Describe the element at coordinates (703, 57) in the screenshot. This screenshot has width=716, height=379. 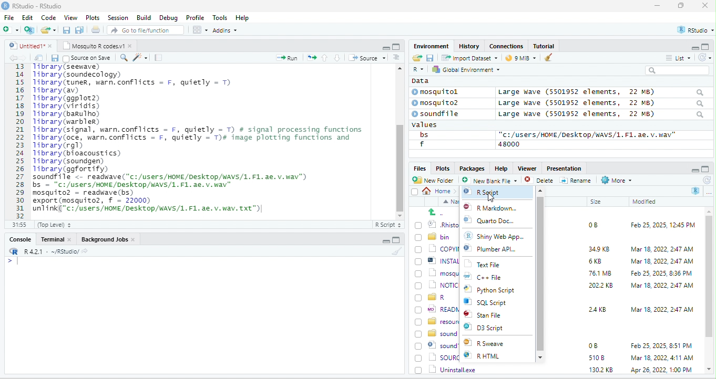
I see `refresh` at that location.